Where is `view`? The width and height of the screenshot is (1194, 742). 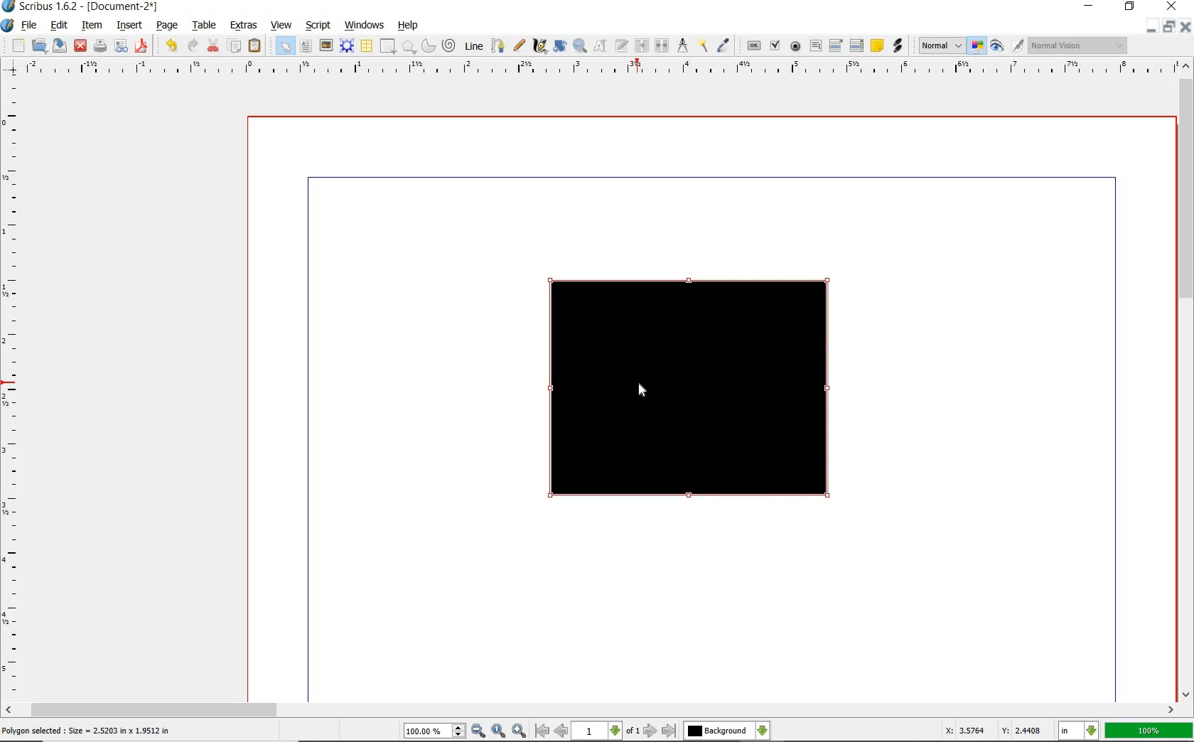 view is located at coordinates (281, 25).